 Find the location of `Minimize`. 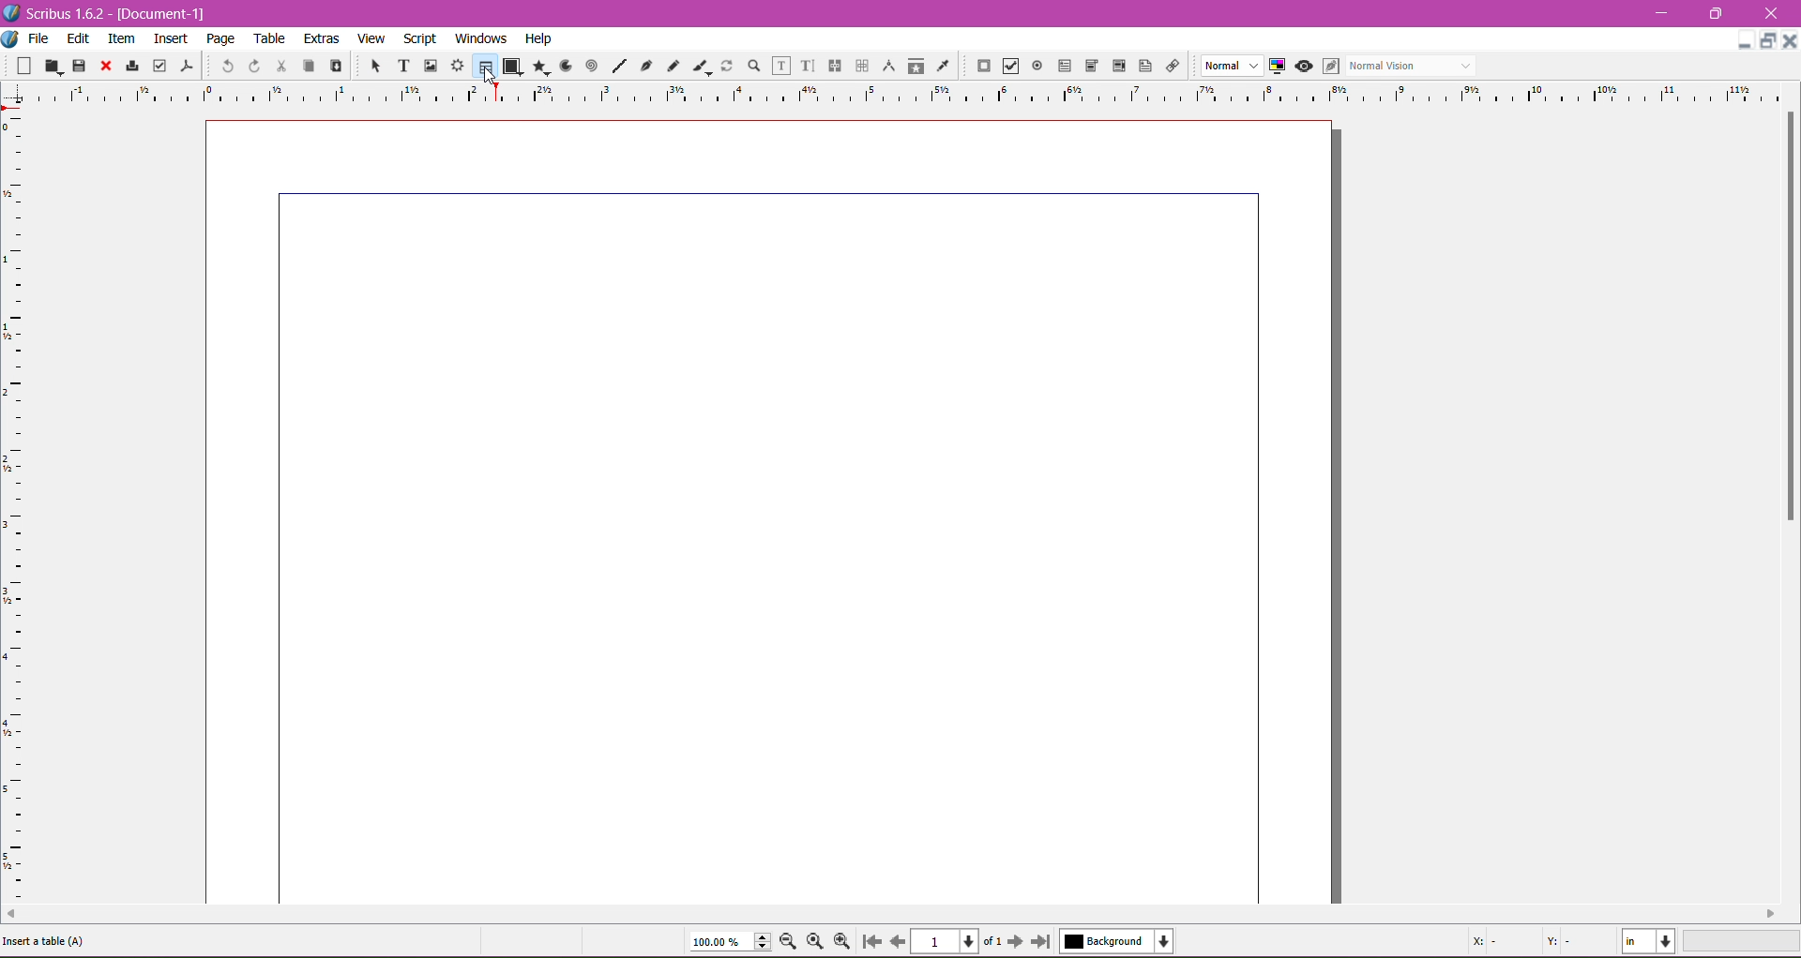

Minimize is located at coordinates (1745, 38).